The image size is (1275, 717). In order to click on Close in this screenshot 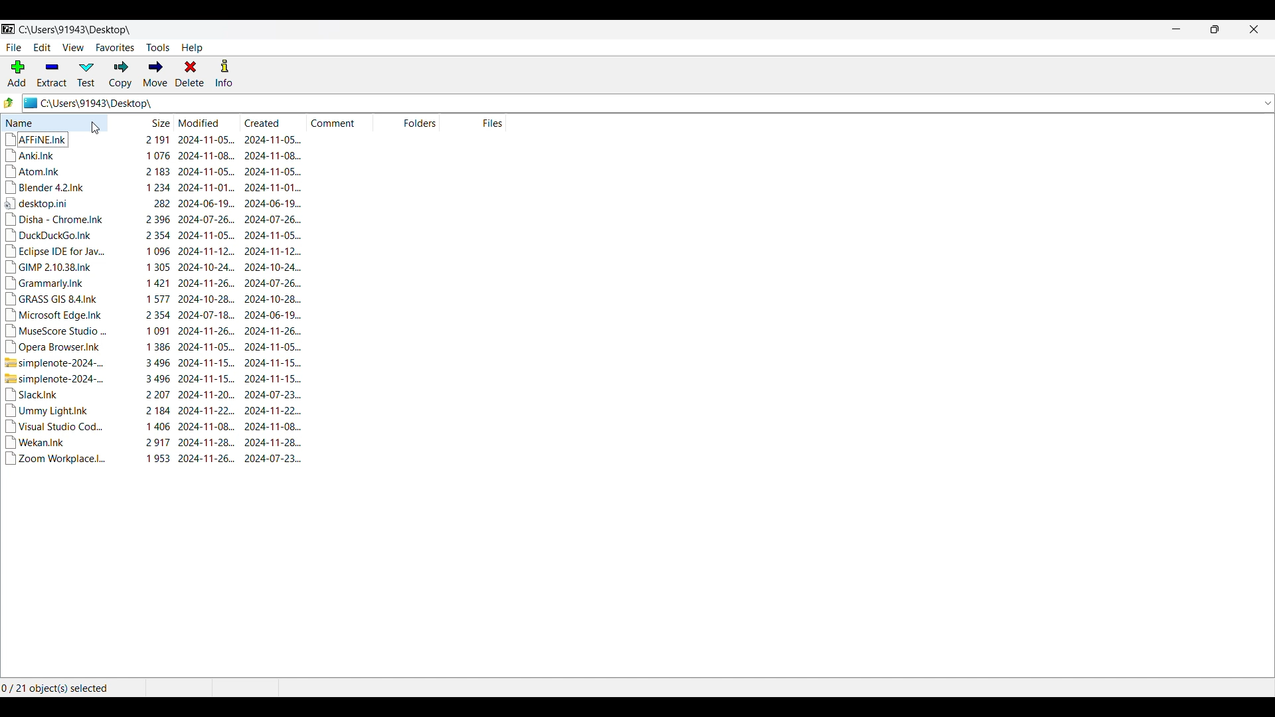, I will do `click(1254, 29)`.